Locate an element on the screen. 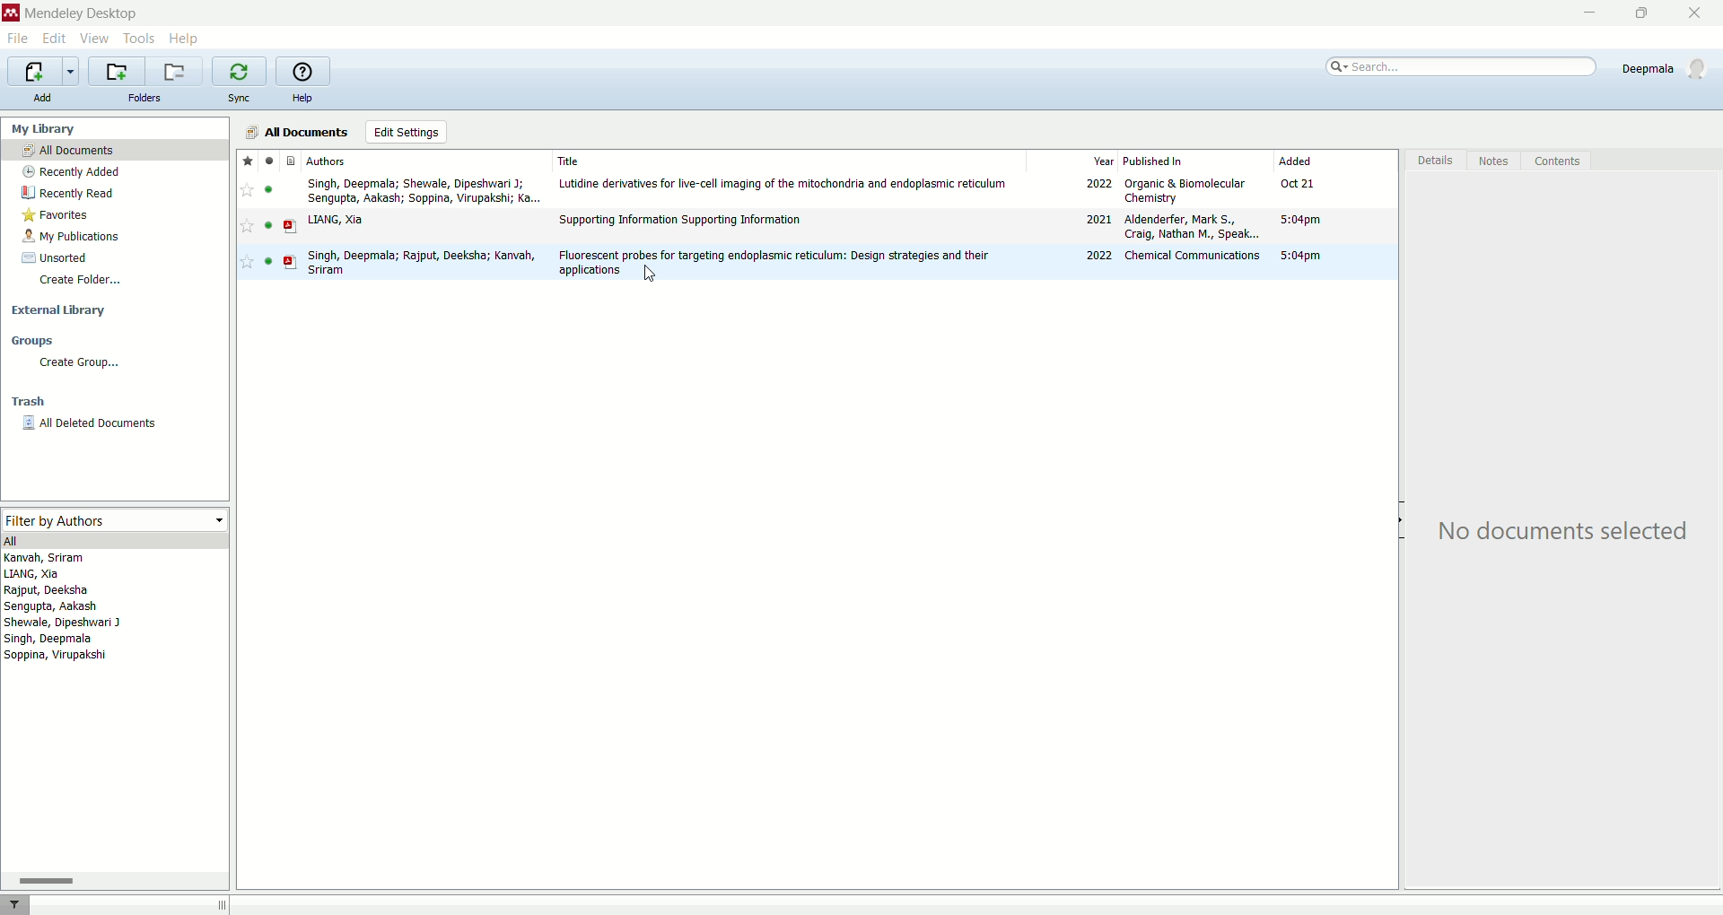 Image resolution: width=1723 pixels, height=915 pixels. mendeley desktop is located at coordinates (82, 13).